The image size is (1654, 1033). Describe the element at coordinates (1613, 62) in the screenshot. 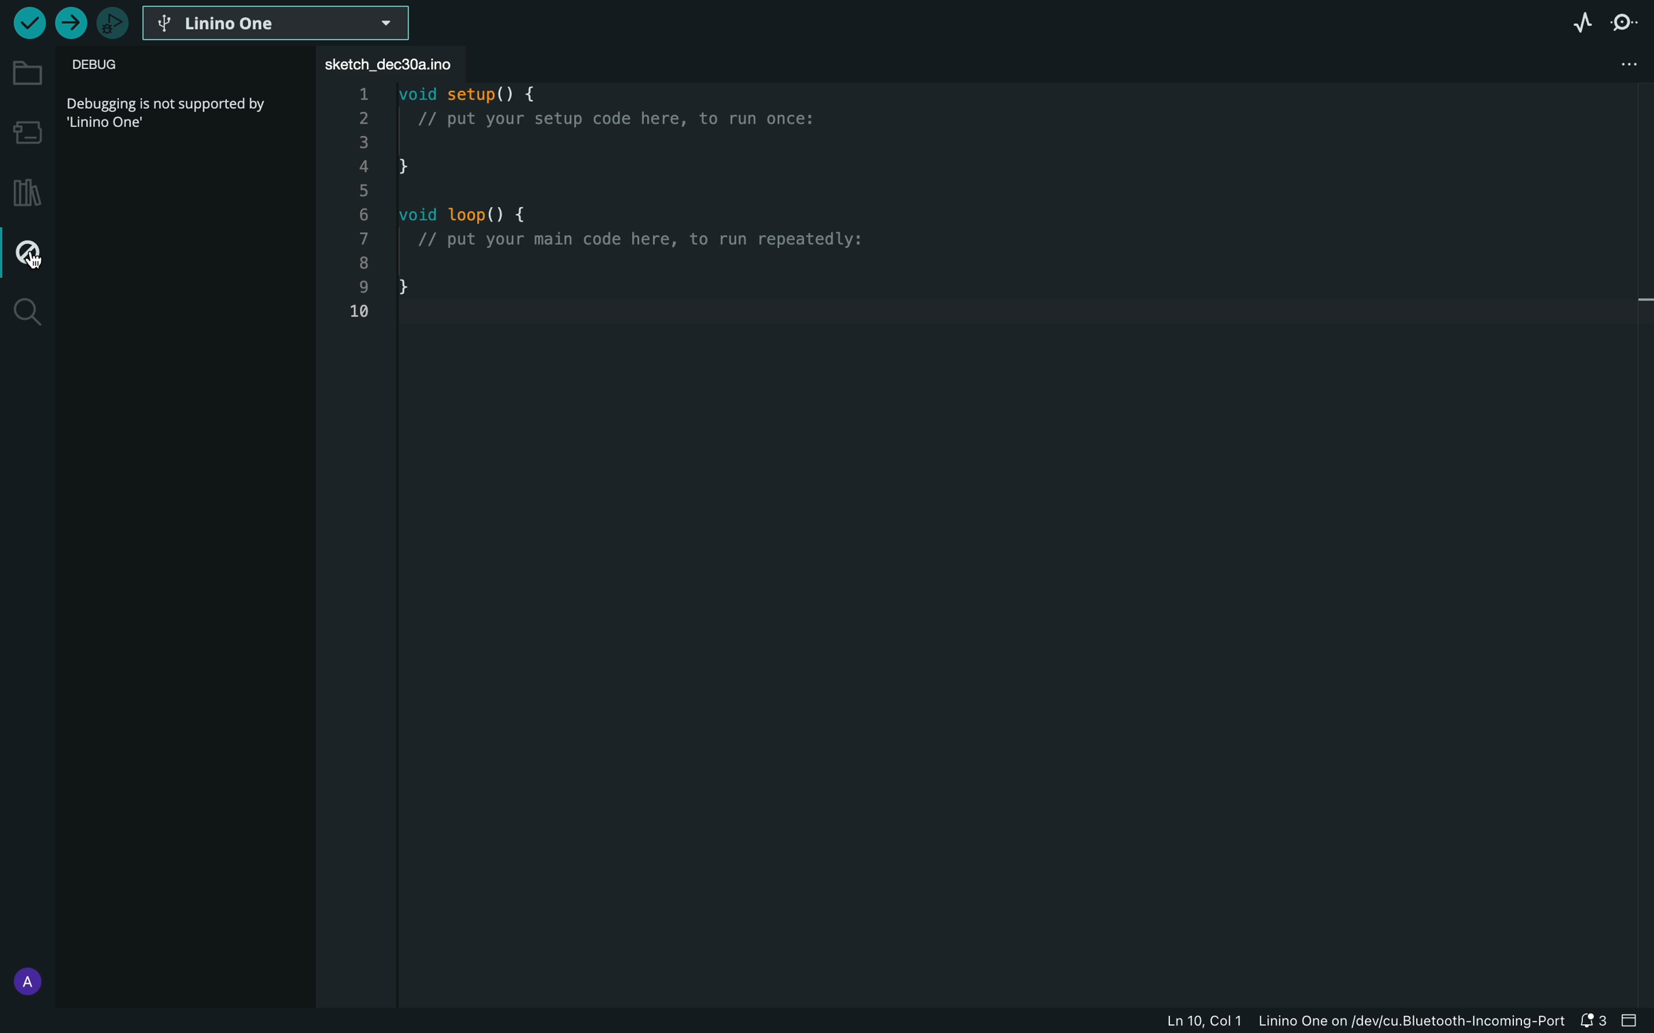

I see `file setting` at that location.